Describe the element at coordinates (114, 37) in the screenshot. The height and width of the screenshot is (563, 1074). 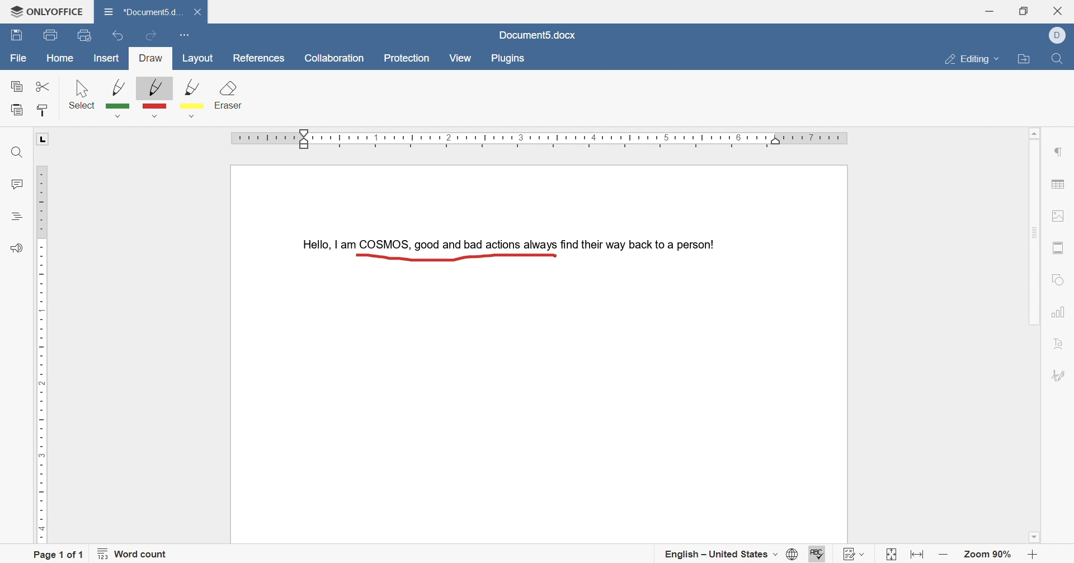
I see `undo` at that location.